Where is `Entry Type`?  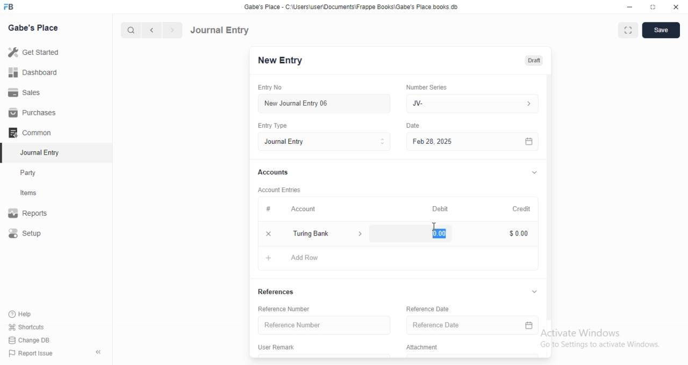 Entry Type is located at coordinates (276, 125).